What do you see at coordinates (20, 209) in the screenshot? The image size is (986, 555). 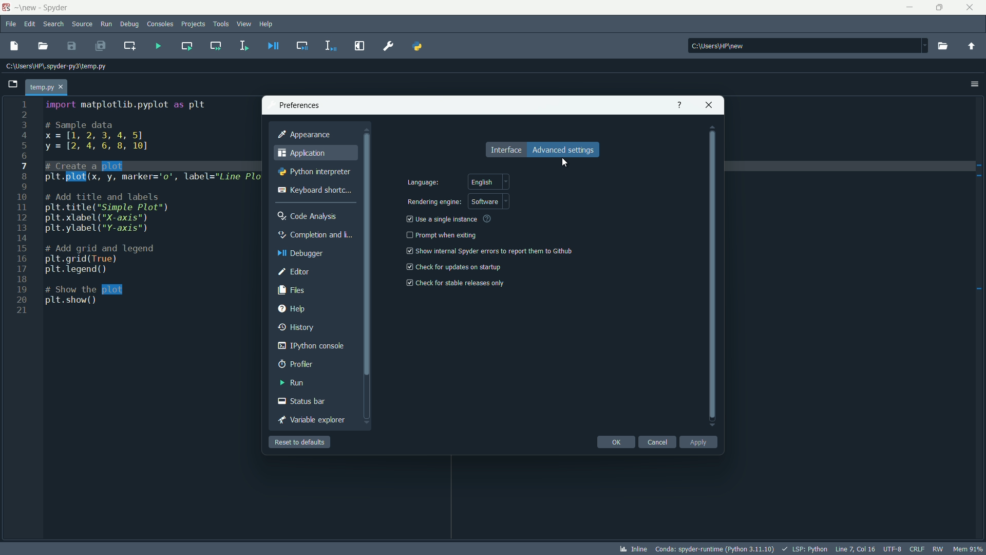 I see `line numbers` at bounding box center [20, 209].